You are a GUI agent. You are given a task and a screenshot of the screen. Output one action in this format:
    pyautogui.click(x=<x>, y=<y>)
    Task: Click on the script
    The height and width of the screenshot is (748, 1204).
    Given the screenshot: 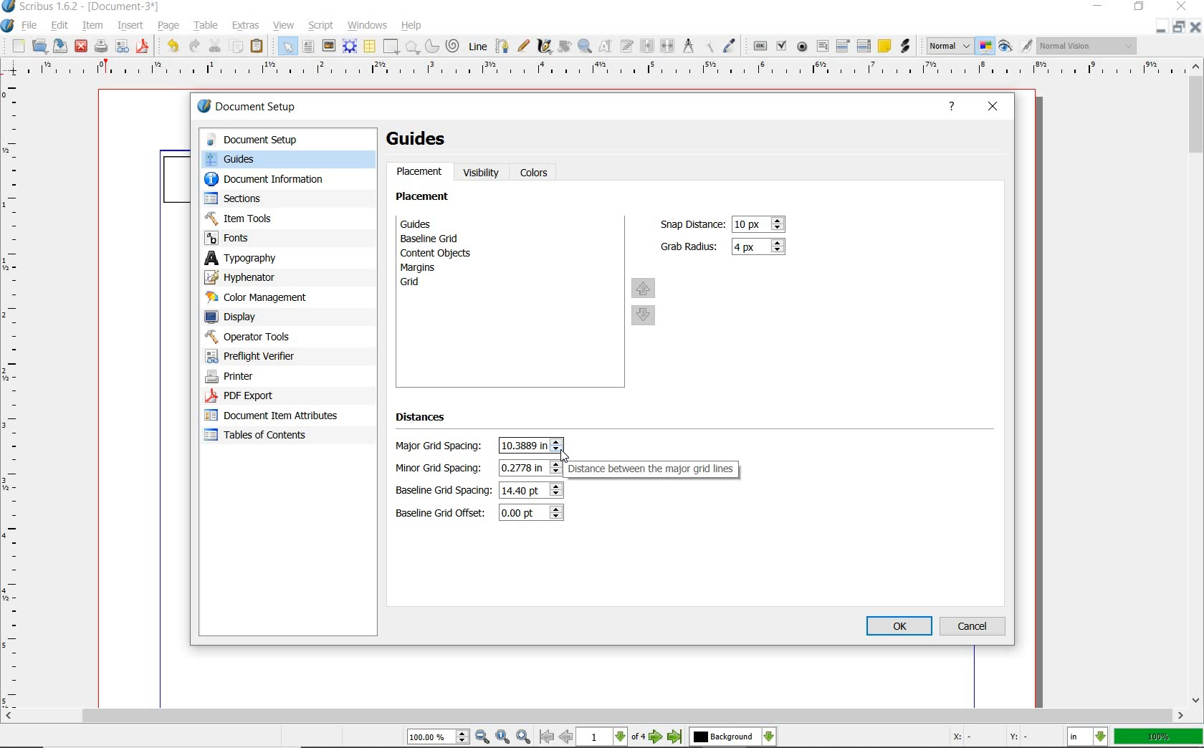 What is the action you would take?
    pyautogui.click(x=322, y=25)
    